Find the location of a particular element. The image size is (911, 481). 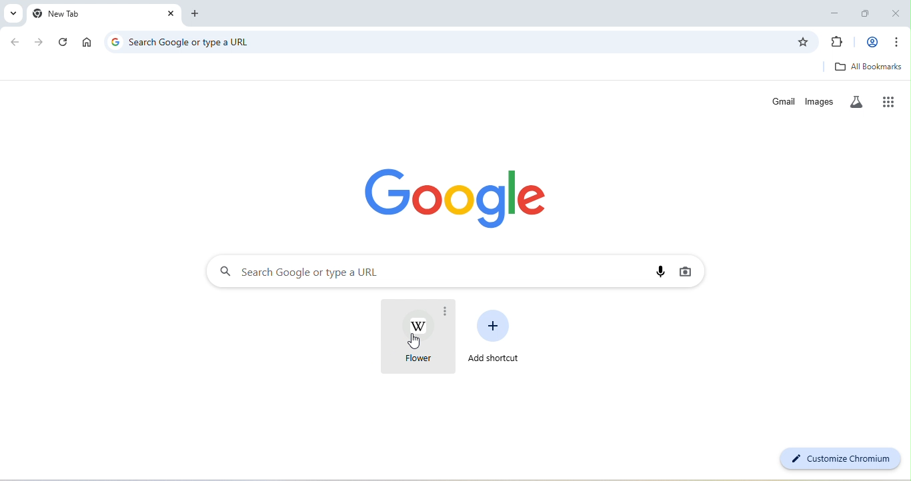

website: wikipedia flower is located at coordinates (413, 338).